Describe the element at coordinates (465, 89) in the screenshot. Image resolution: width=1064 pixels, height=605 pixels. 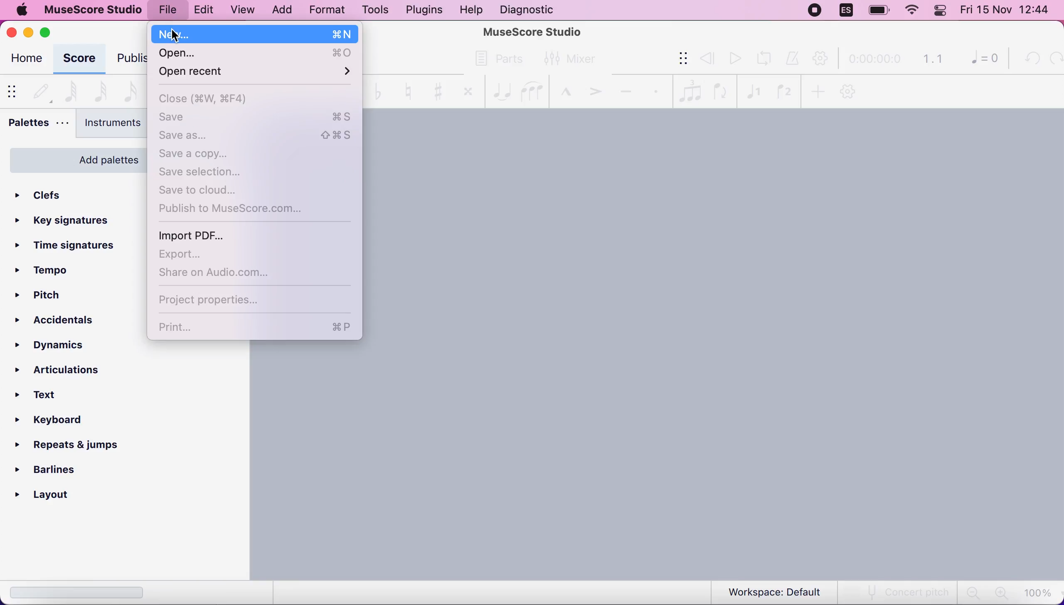
I see `toggle double sharp ` at that location.